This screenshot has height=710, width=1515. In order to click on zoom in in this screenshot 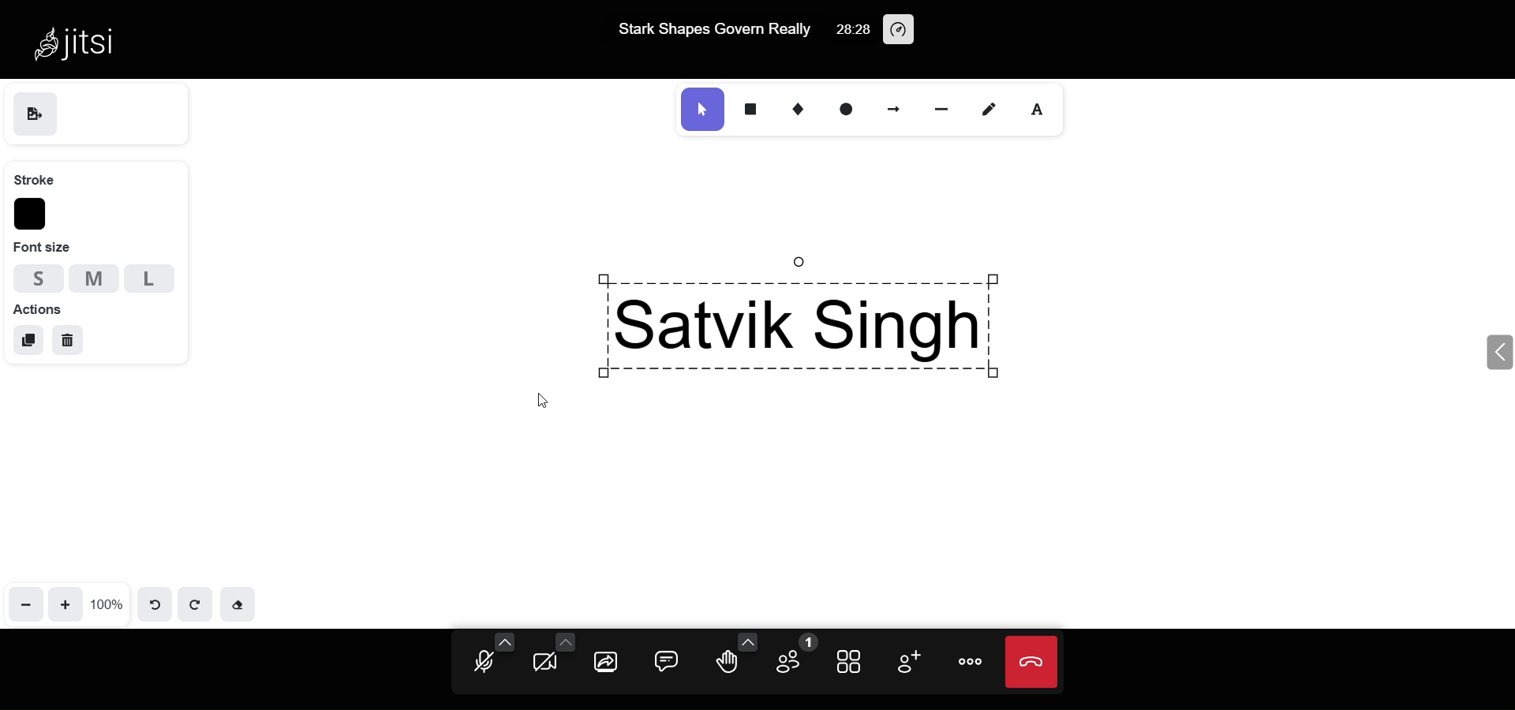, I will do `click(67, 603)`.